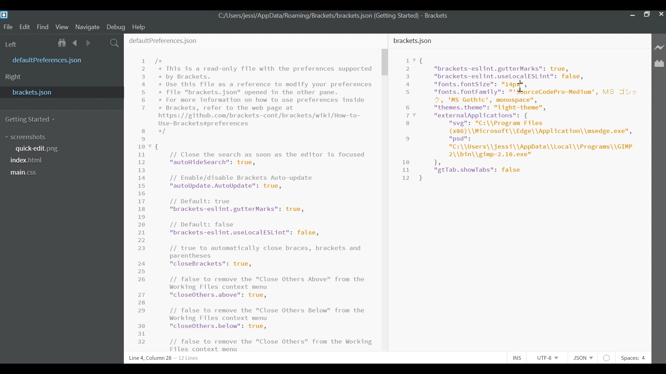 The height and width of the screenshot is (374, 666). I want to click on C:/Users/jessi/AppData/Roaming/Brackets/brackets. json (Getting Started) - Brackets, so click(340, 16).